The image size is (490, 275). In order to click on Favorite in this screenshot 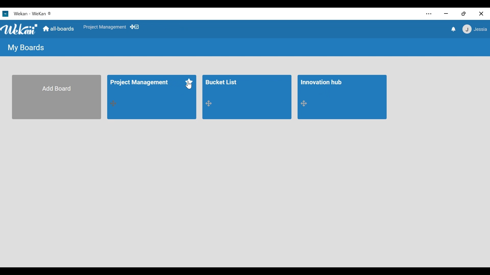, I will do `click(105, 27)`.